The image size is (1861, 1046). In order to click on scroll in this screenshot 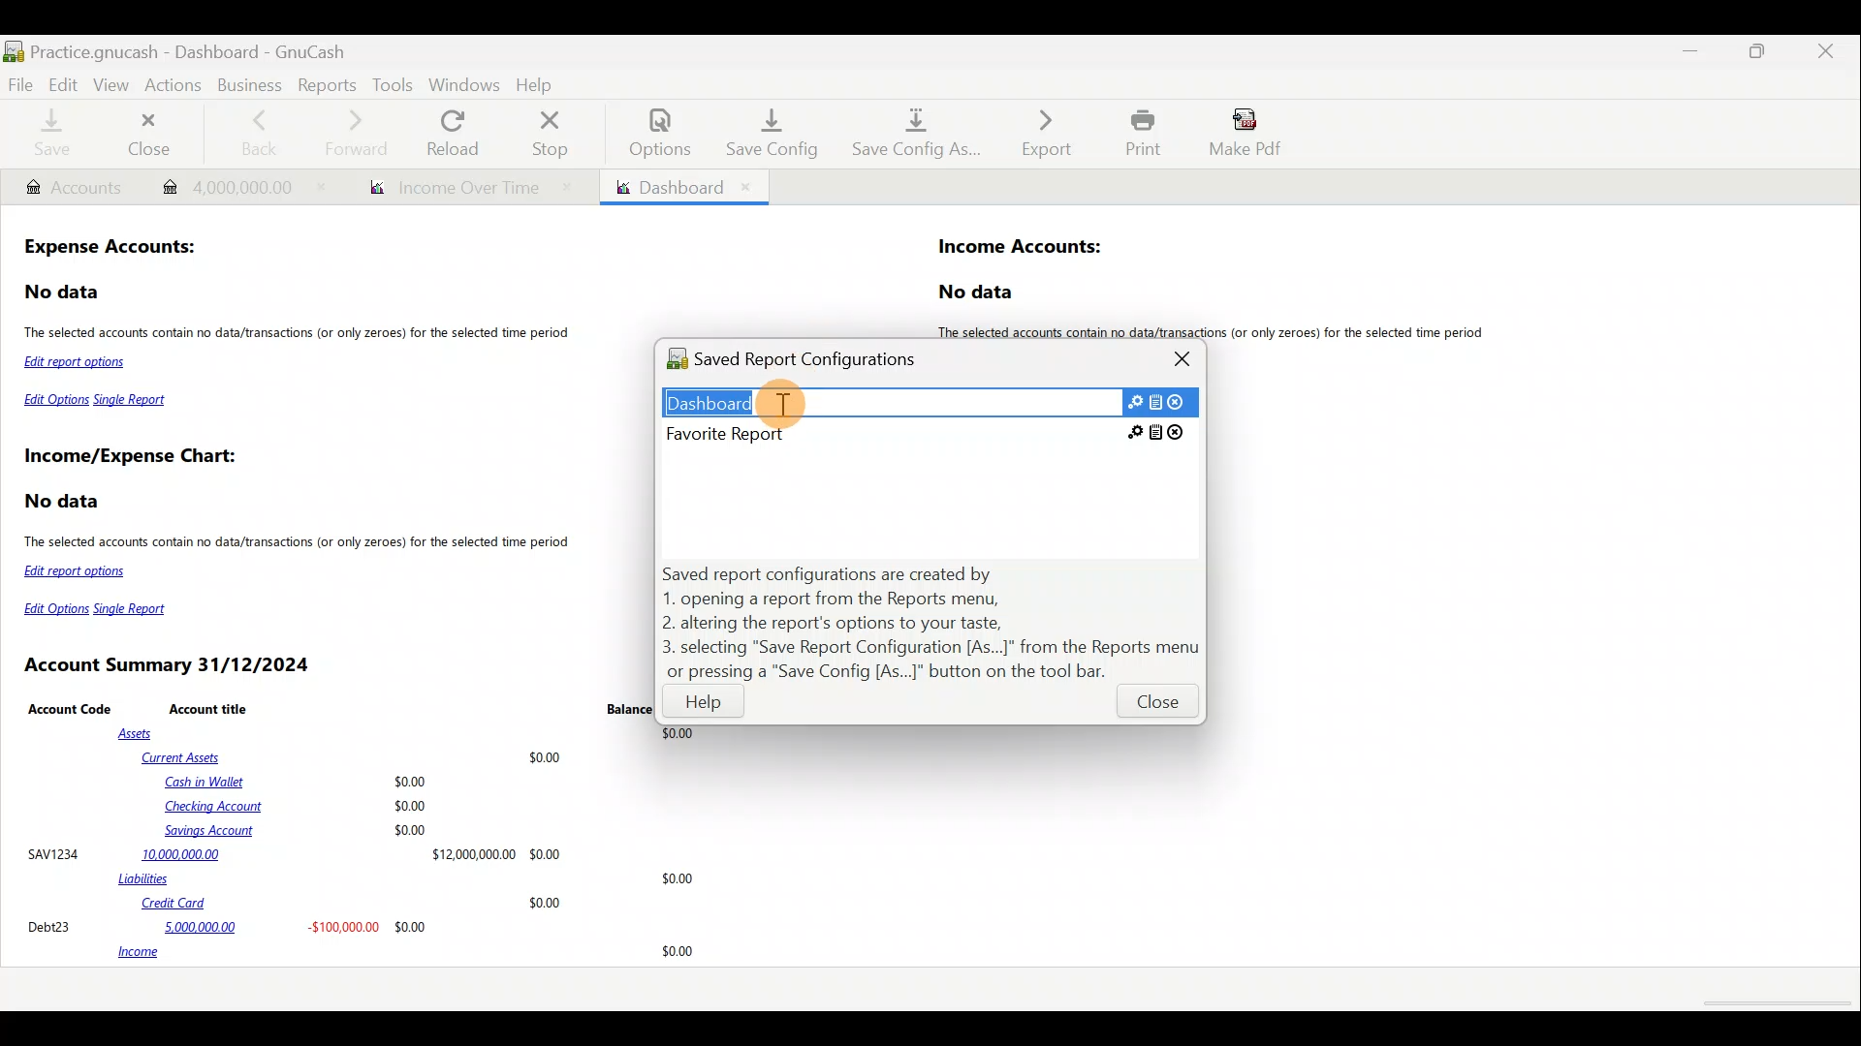, I will do `click(1774, 1004)`.